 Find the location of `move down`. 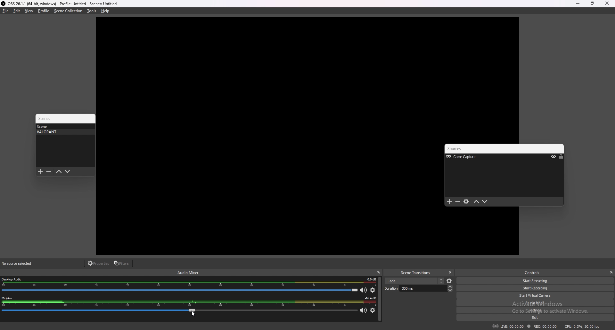

move down is located at coordinates (485, 202).